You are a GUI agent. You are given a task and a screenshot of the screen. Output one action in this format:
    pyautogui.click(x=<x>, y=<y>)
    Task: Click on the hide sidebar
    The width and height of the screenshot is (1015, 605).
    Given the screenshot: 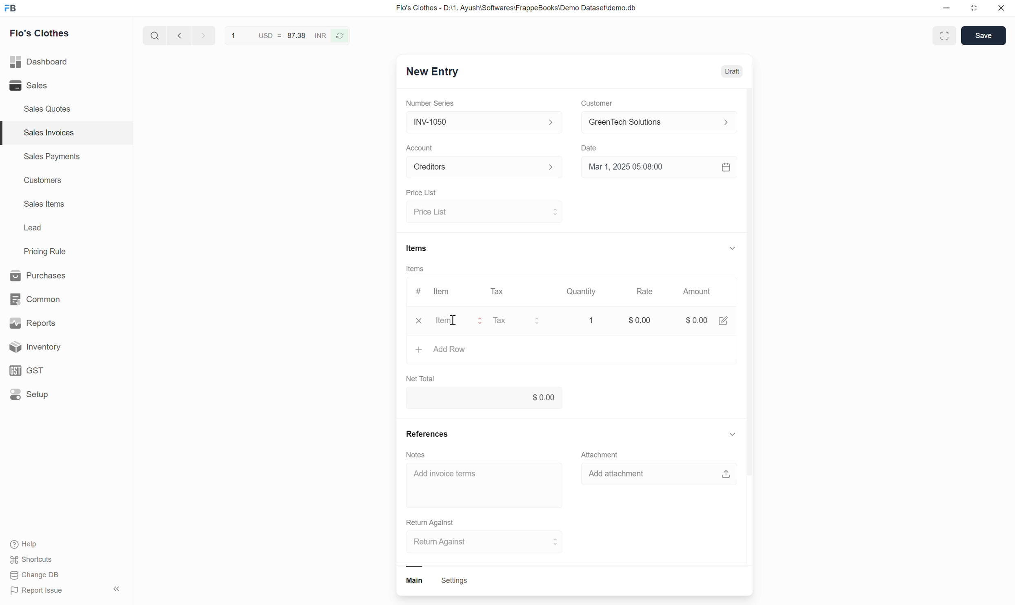 What is the action you would take?
    pyautogui.click(x=118, y=589)
    